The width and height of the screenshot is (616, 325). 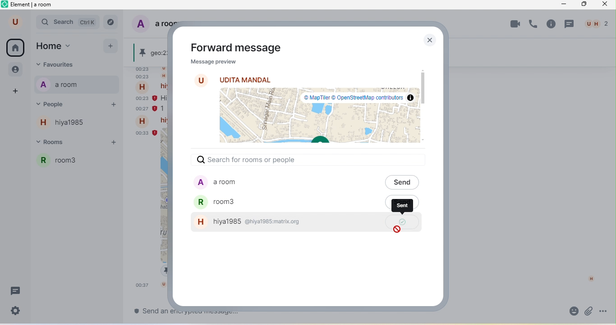 What do you see at coordinates (285, 203) in the screenshot?
I see `room 3` at bounding box center [285, 203].